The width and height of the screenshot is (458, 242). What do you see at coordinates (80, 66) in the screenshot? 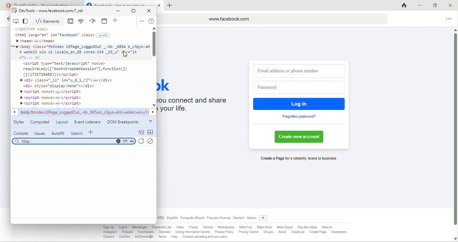
I see `<Doctype html><html lang="en" ide"facebook” class» (scrail» <head> ww </head>+ <body class="fbIndex UIPage_LoggedOut _-kb _605a b_c3pyn-ahh webkit win x1 Locale en_GB cores-1t4 _19u" "it> == 50<script types"text/Javascript” nonce>requireLazy(["bootstraphebsession*], function(3)13(1735728488)) </script>b <div class" _1i" ids"y_0_1_rZ"> cn </div><div styles"display:none"></div>» <script nonces as </script>» <script nonces a </script>» <script nonces a </script>` at bounding box center [80, 66].